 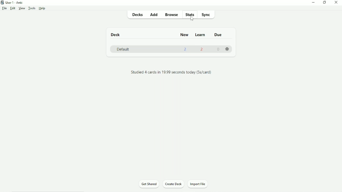 I want to click on Create Deck, so click(x=174, y=184).